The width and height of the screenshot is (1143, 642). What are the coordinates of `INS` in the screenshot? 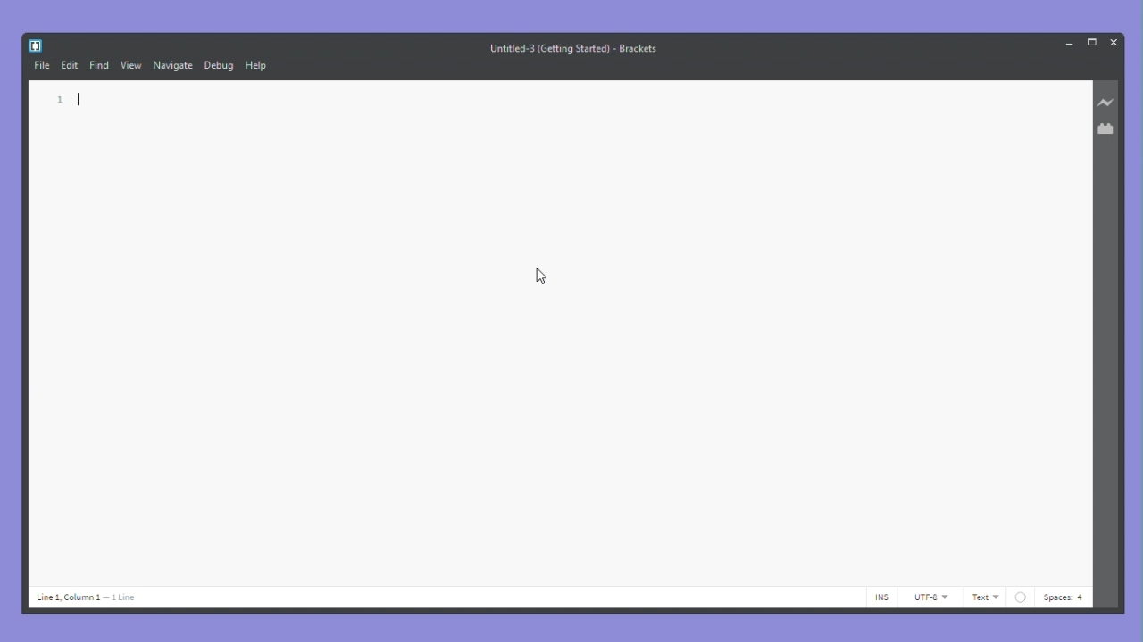 It's located at (882, 598).